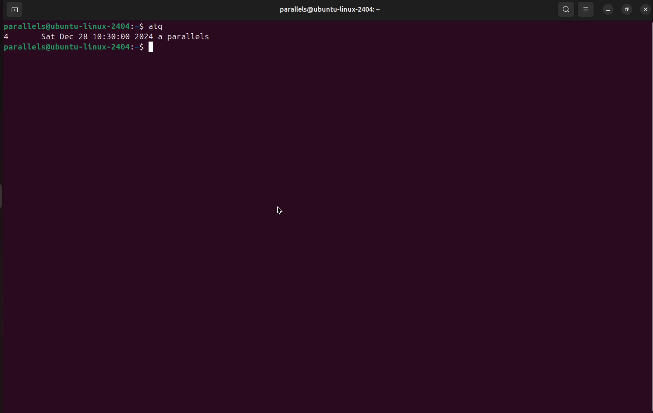 The width and height of the screenshot is (653, 413). I want to click on task 4, so click(111, 37).